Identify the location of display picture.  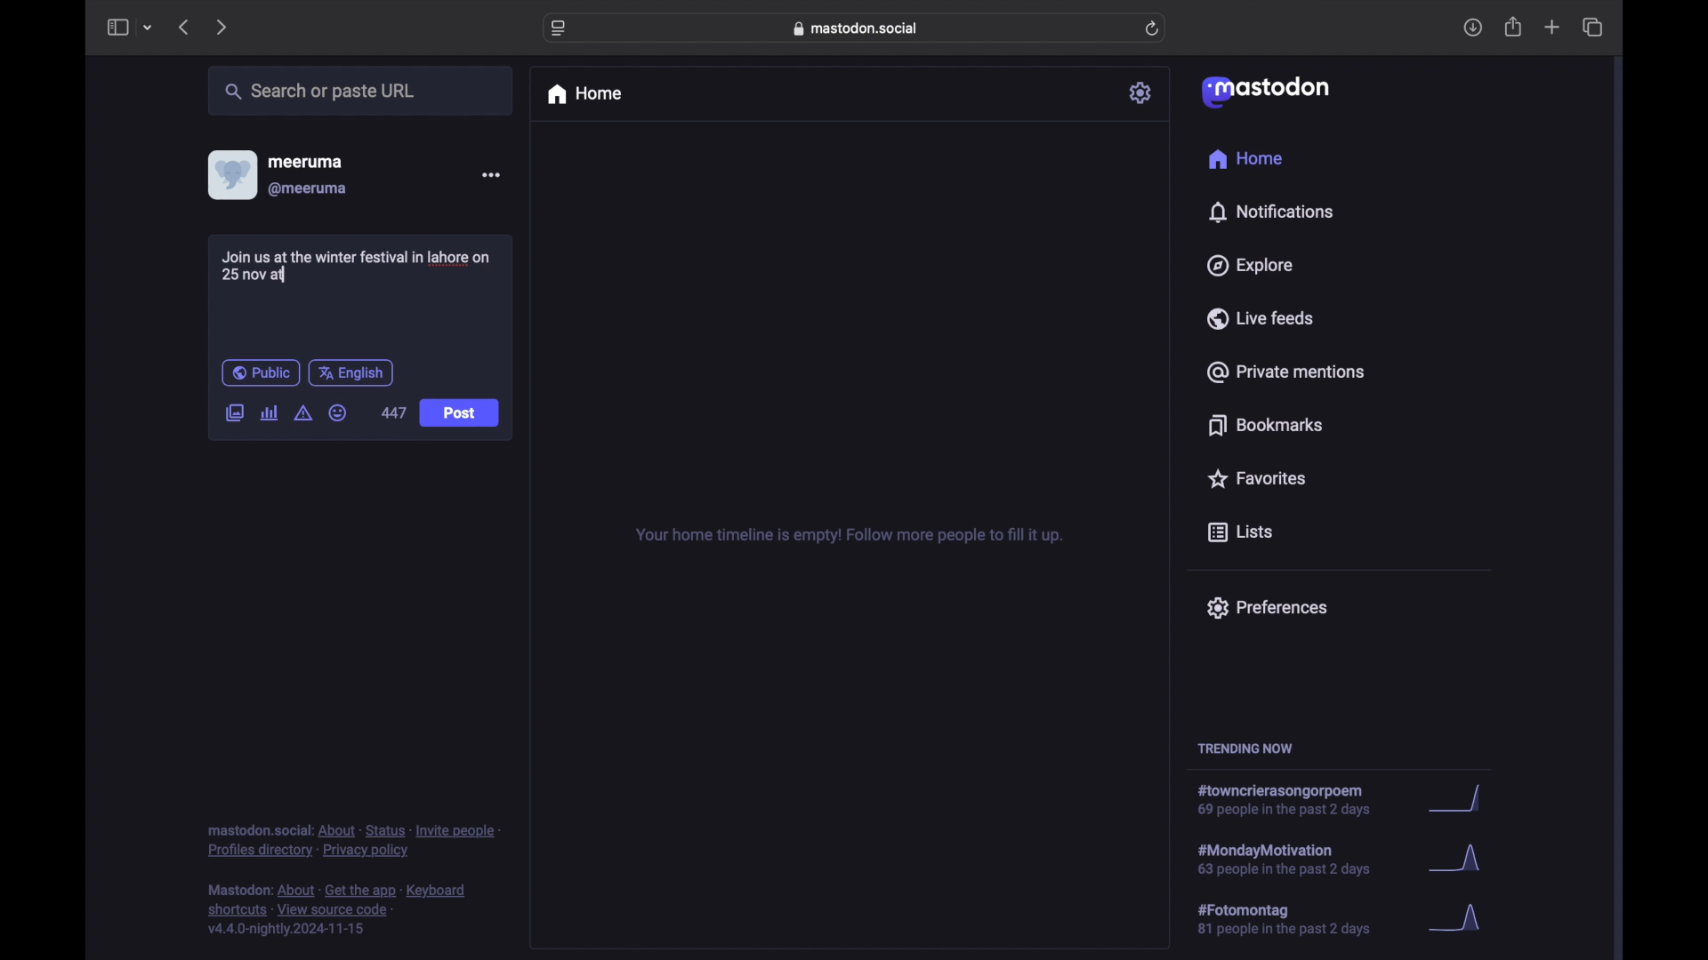
(230, 174).